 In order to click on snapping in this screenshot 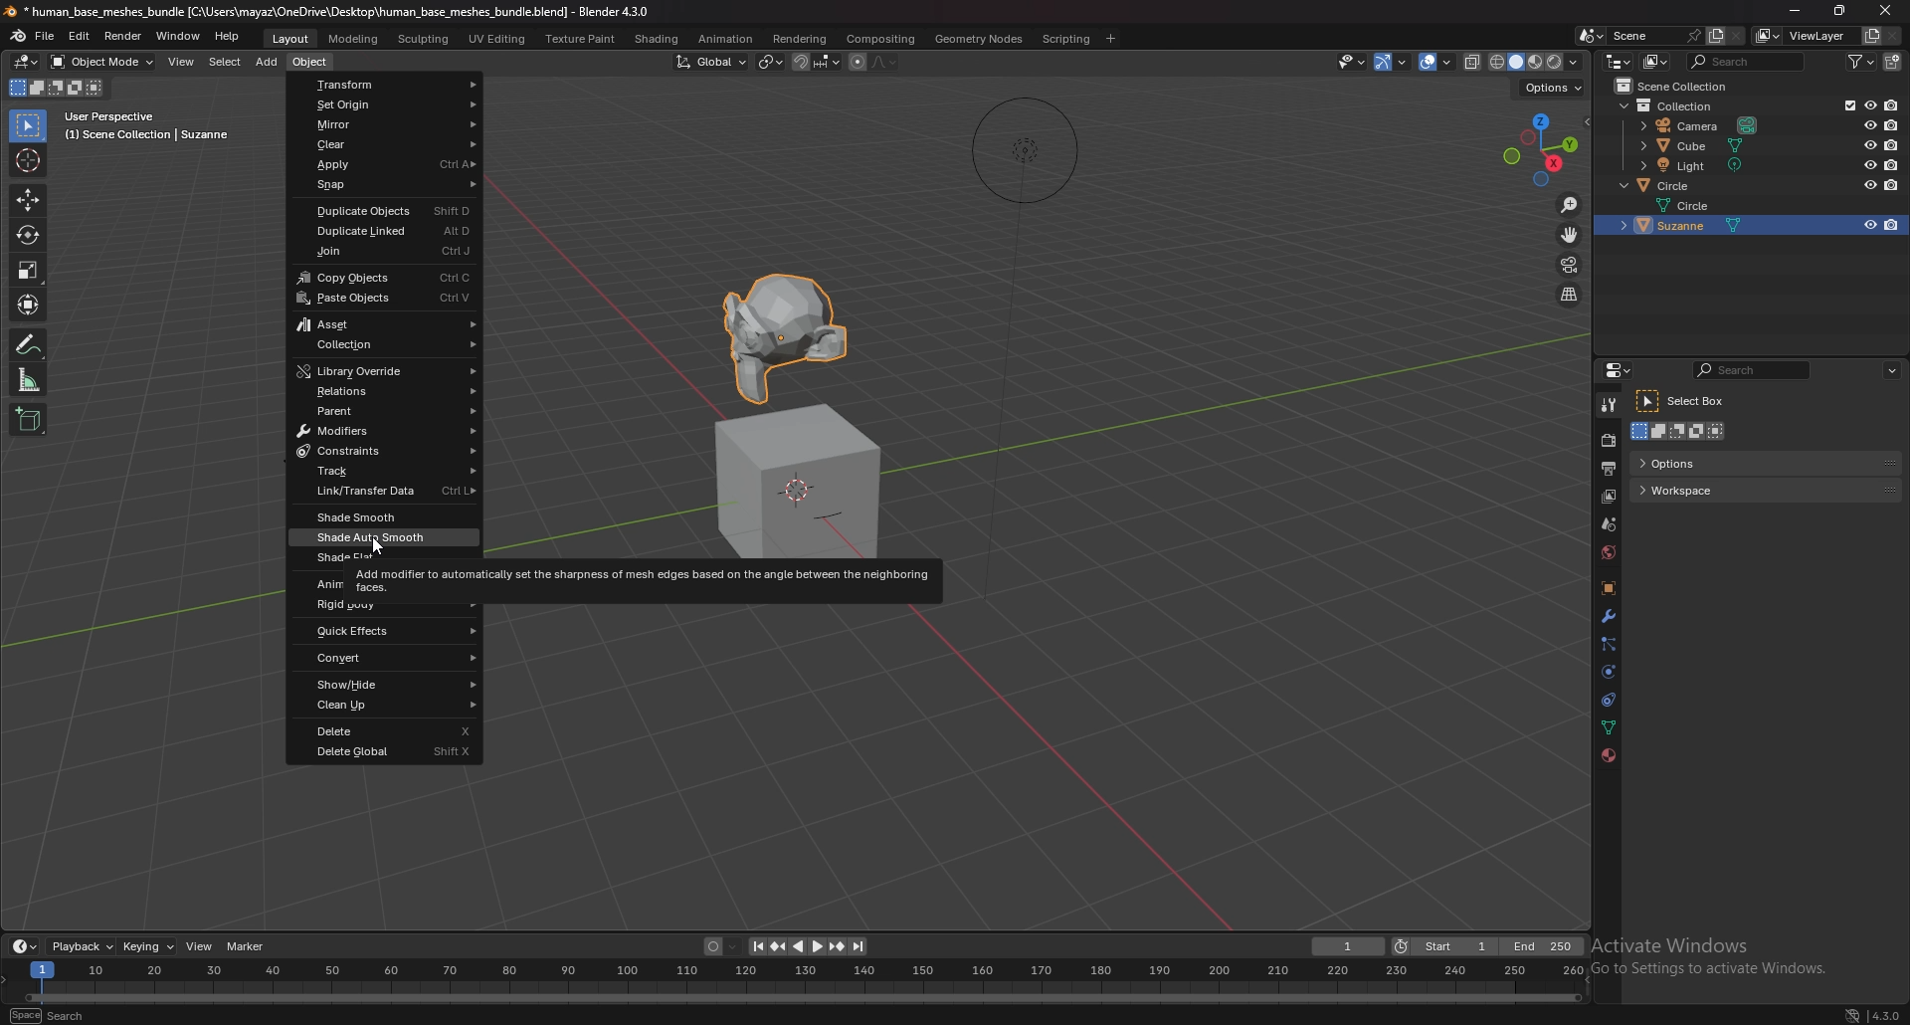, I will do `click(816, 62)`.